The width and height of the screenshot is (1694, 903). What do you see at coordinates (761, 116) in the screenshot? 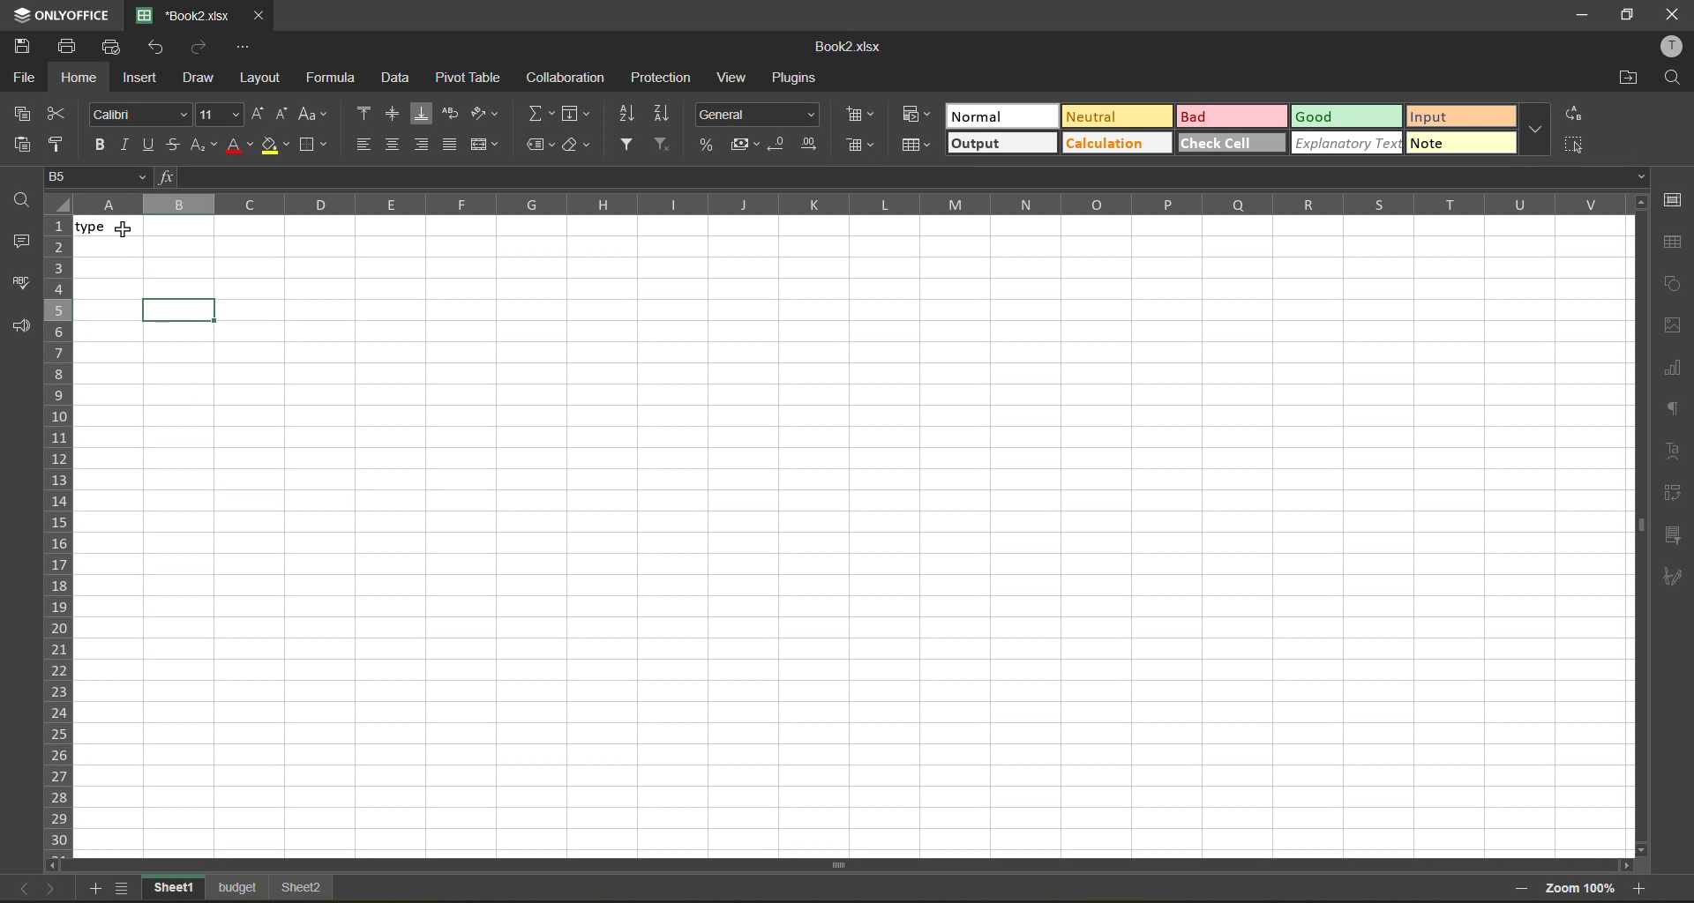
I see `number format` at bounding box center [761, 116].